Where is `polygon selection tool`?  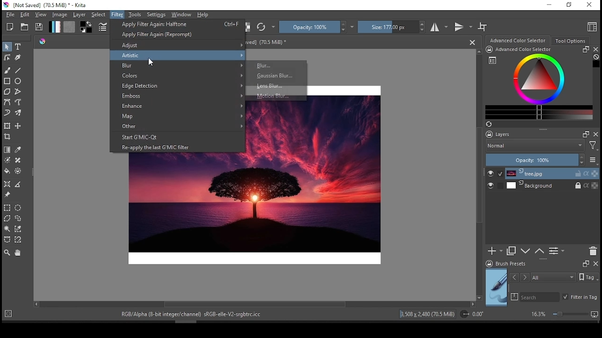 polygon selection tool is located at coordinates (8, 218).